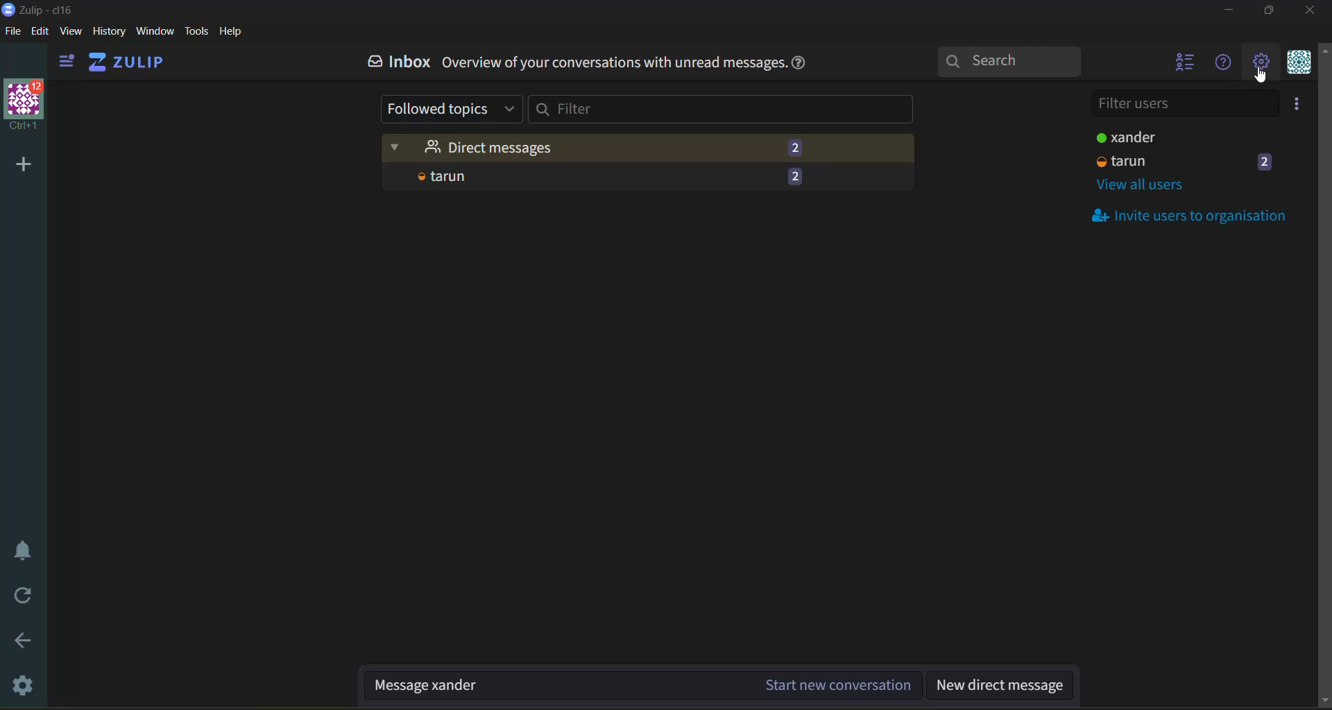 The height and width of the screenshot is (710, 1332). I want to click on Message xander Start new conversation, so click(643, 686).